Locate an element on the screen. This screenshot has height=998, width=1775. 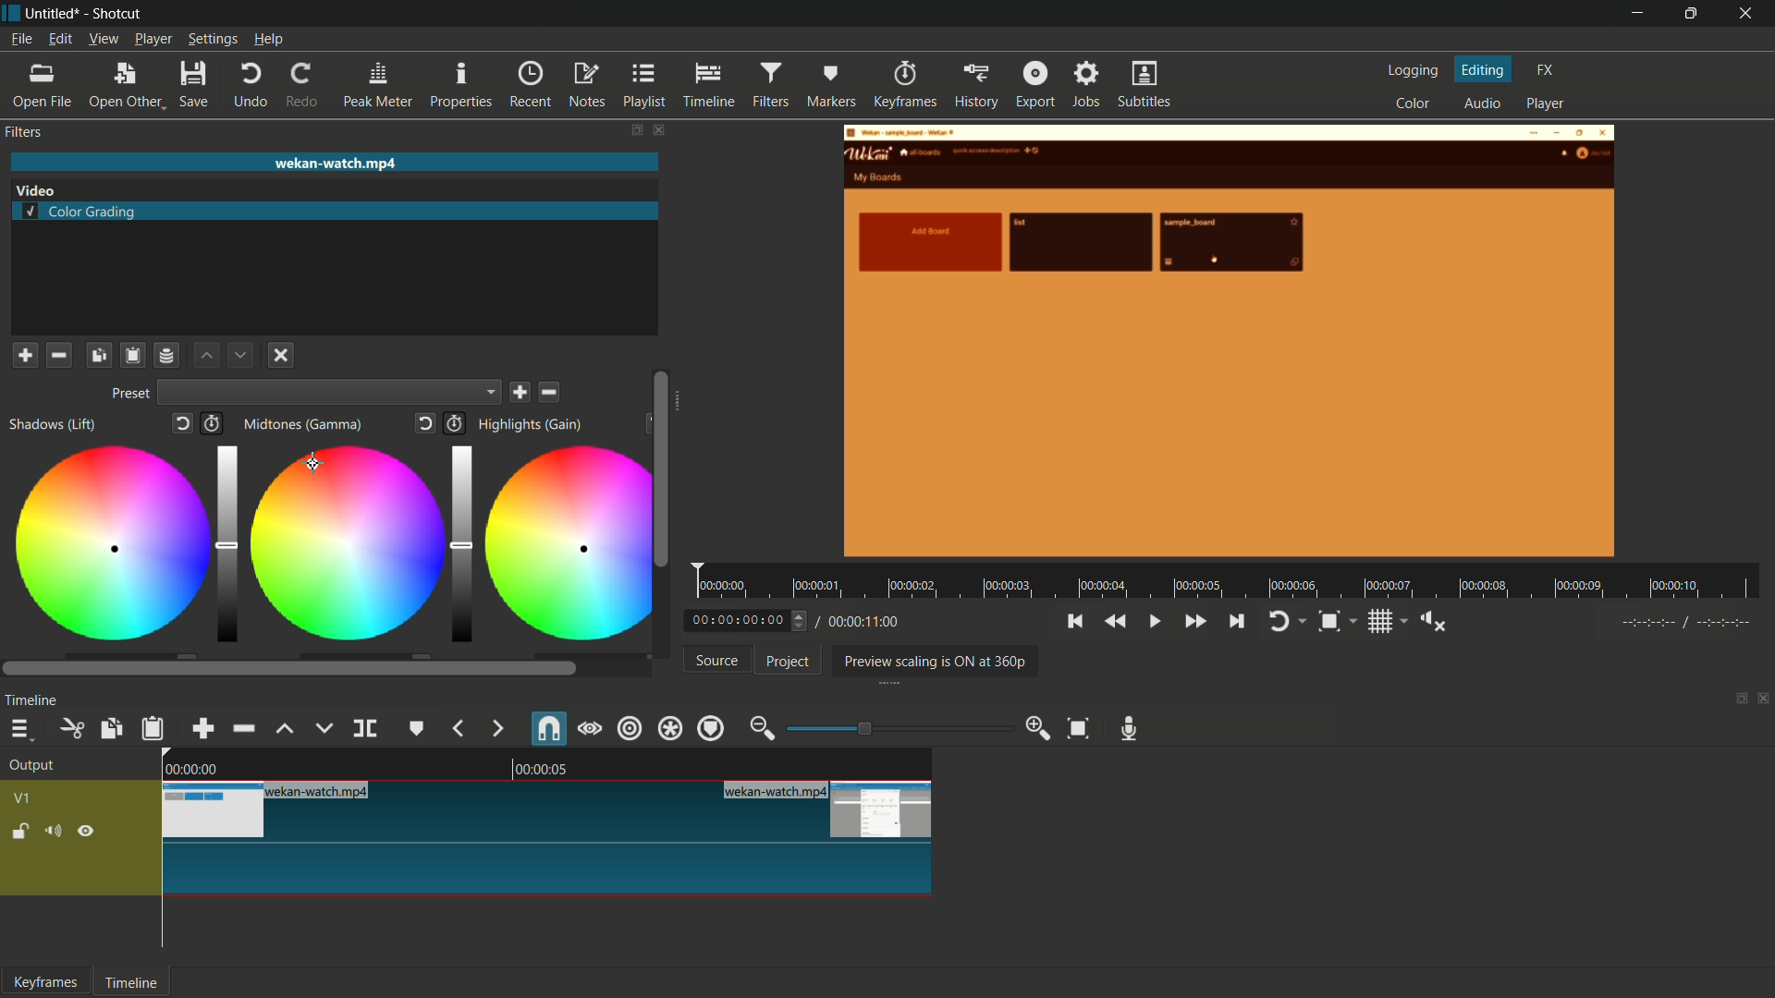
save filter set is located at coordinates (169, 356).